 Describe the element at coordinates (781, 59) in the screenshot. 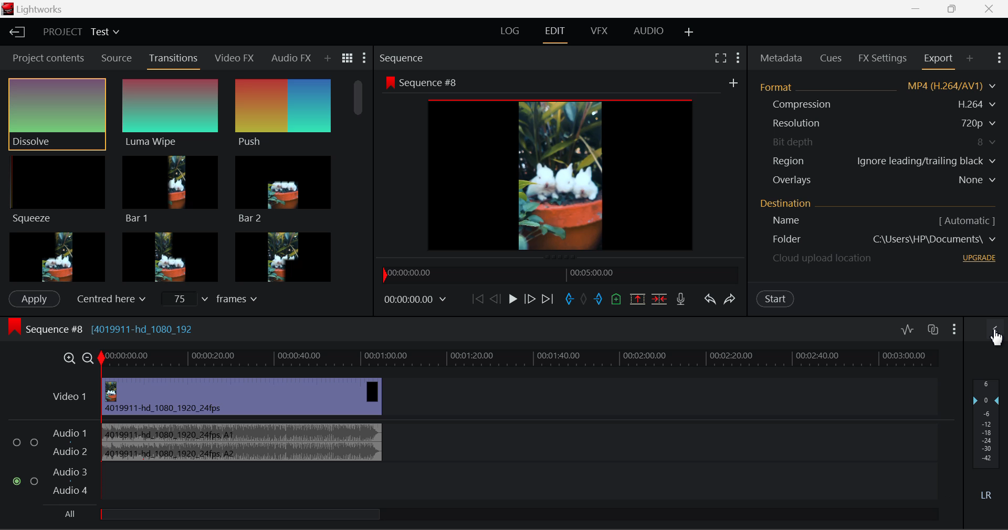

I see `Metadata` at that location.